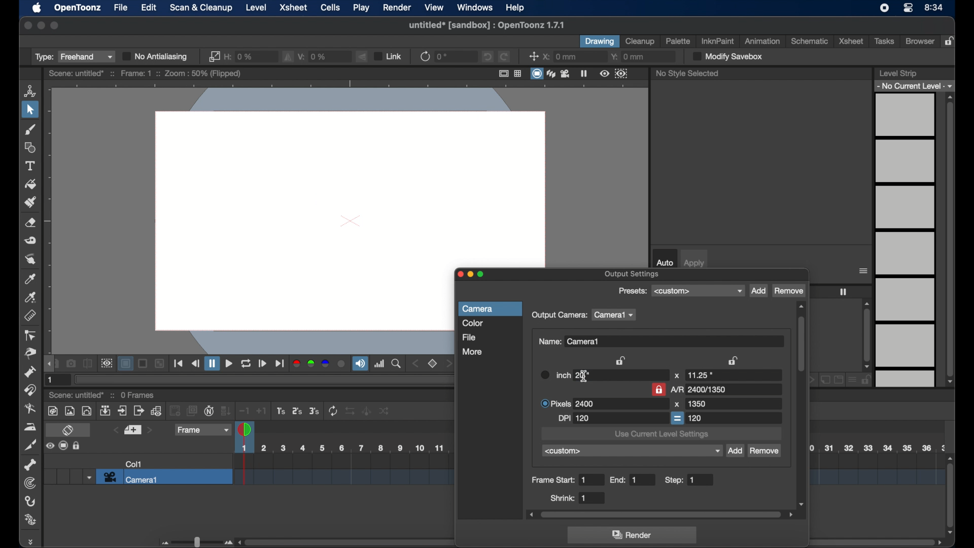  What do you see at coordinates (443, 56) in the screenshot?
I see `0` at bounding box center [443, 56].